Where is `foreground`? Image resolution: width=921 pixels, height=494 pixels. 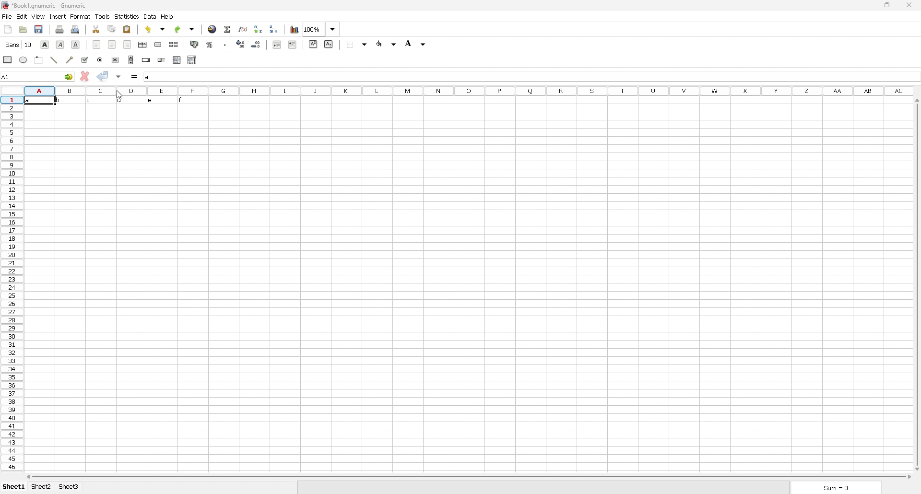 foreground is located at coordinates (388, 43).